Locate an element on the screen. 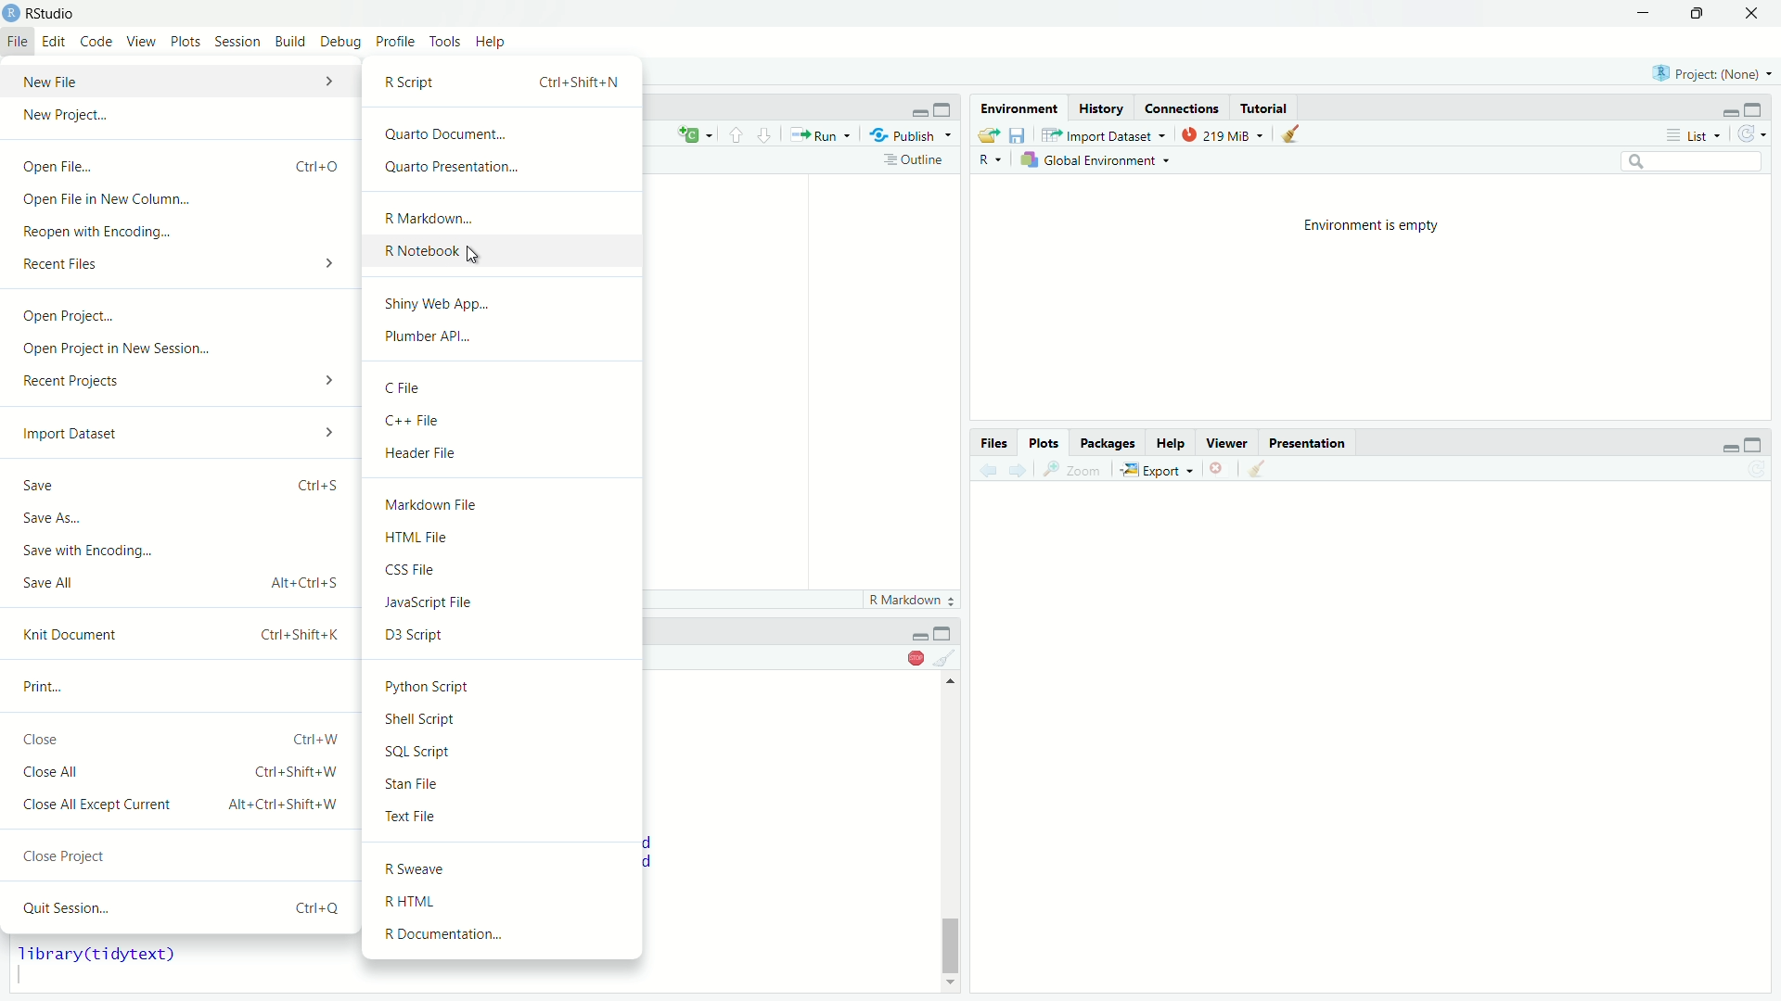 The height and width of the screenshot is (1001, 1781). Close All is located at coordinates (184, 770).